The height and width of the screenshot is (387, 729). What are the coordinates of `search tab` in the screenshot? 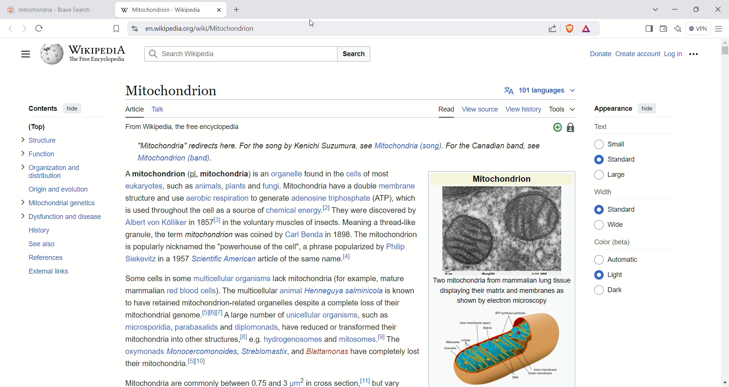 It's located at (654, 11).